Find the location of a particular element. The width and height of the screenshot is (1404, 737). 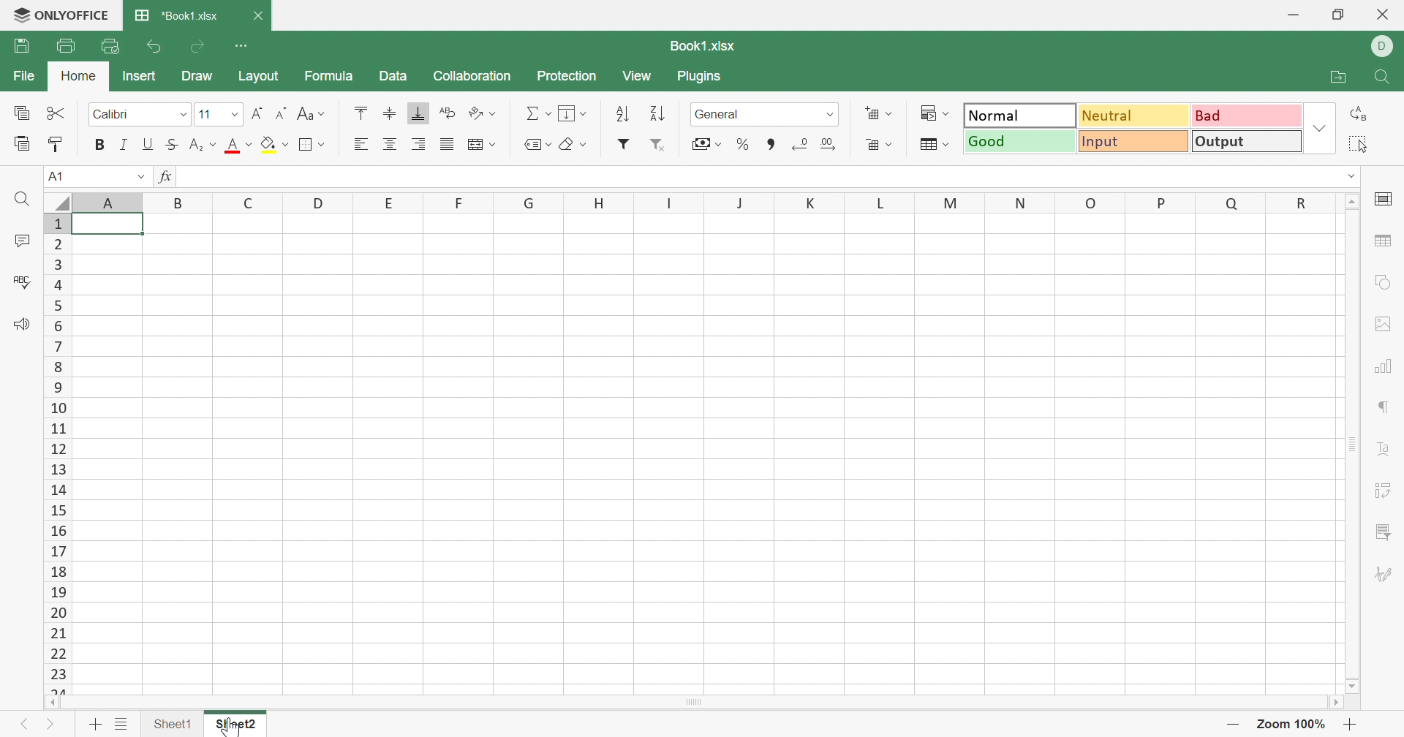

Scroll Bar is located at coordinates (693, 702).